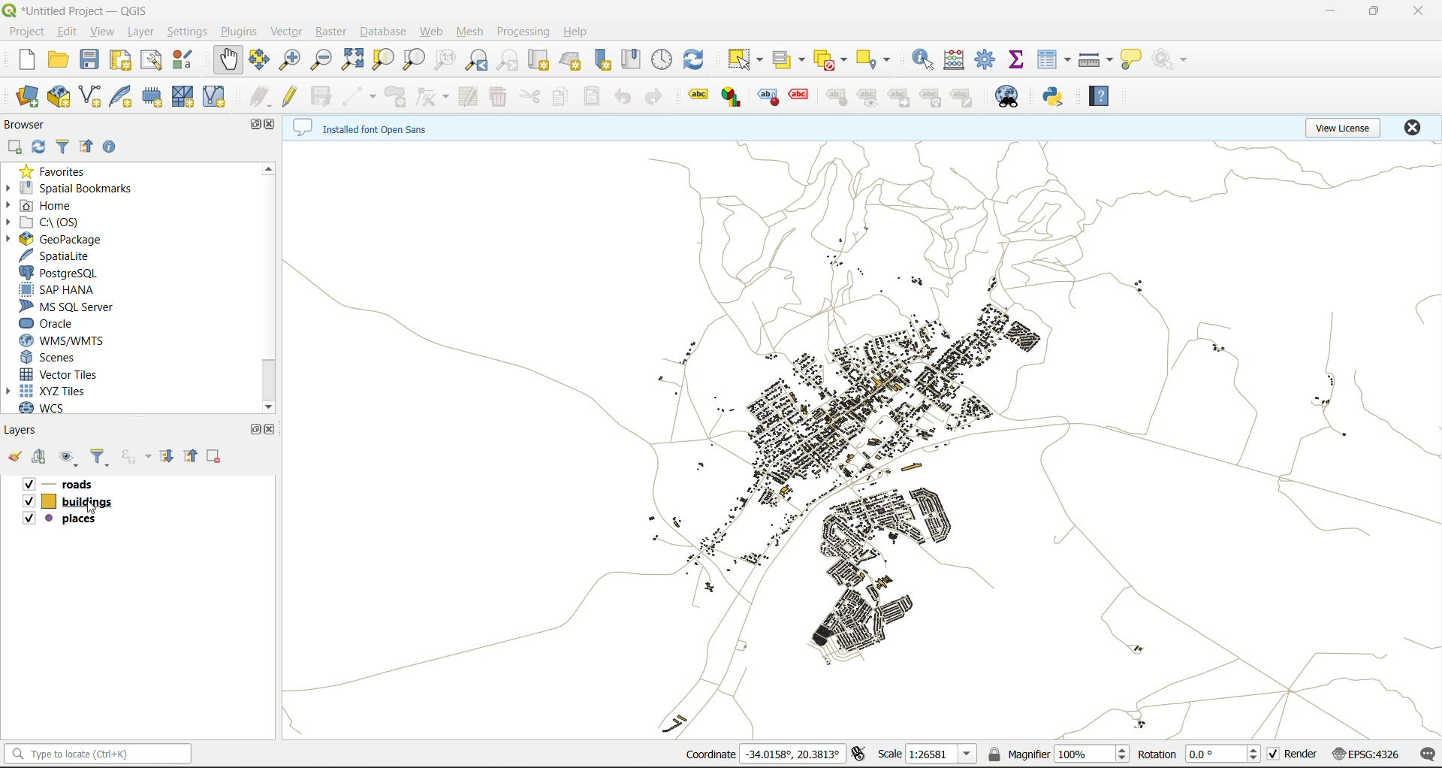 Image resolution: width=1442 pixels, height=768 pixels. What do you see at coordinates (261, 60) in the screenshot?
I see `pan to selection` at bounding box center [261, 60].